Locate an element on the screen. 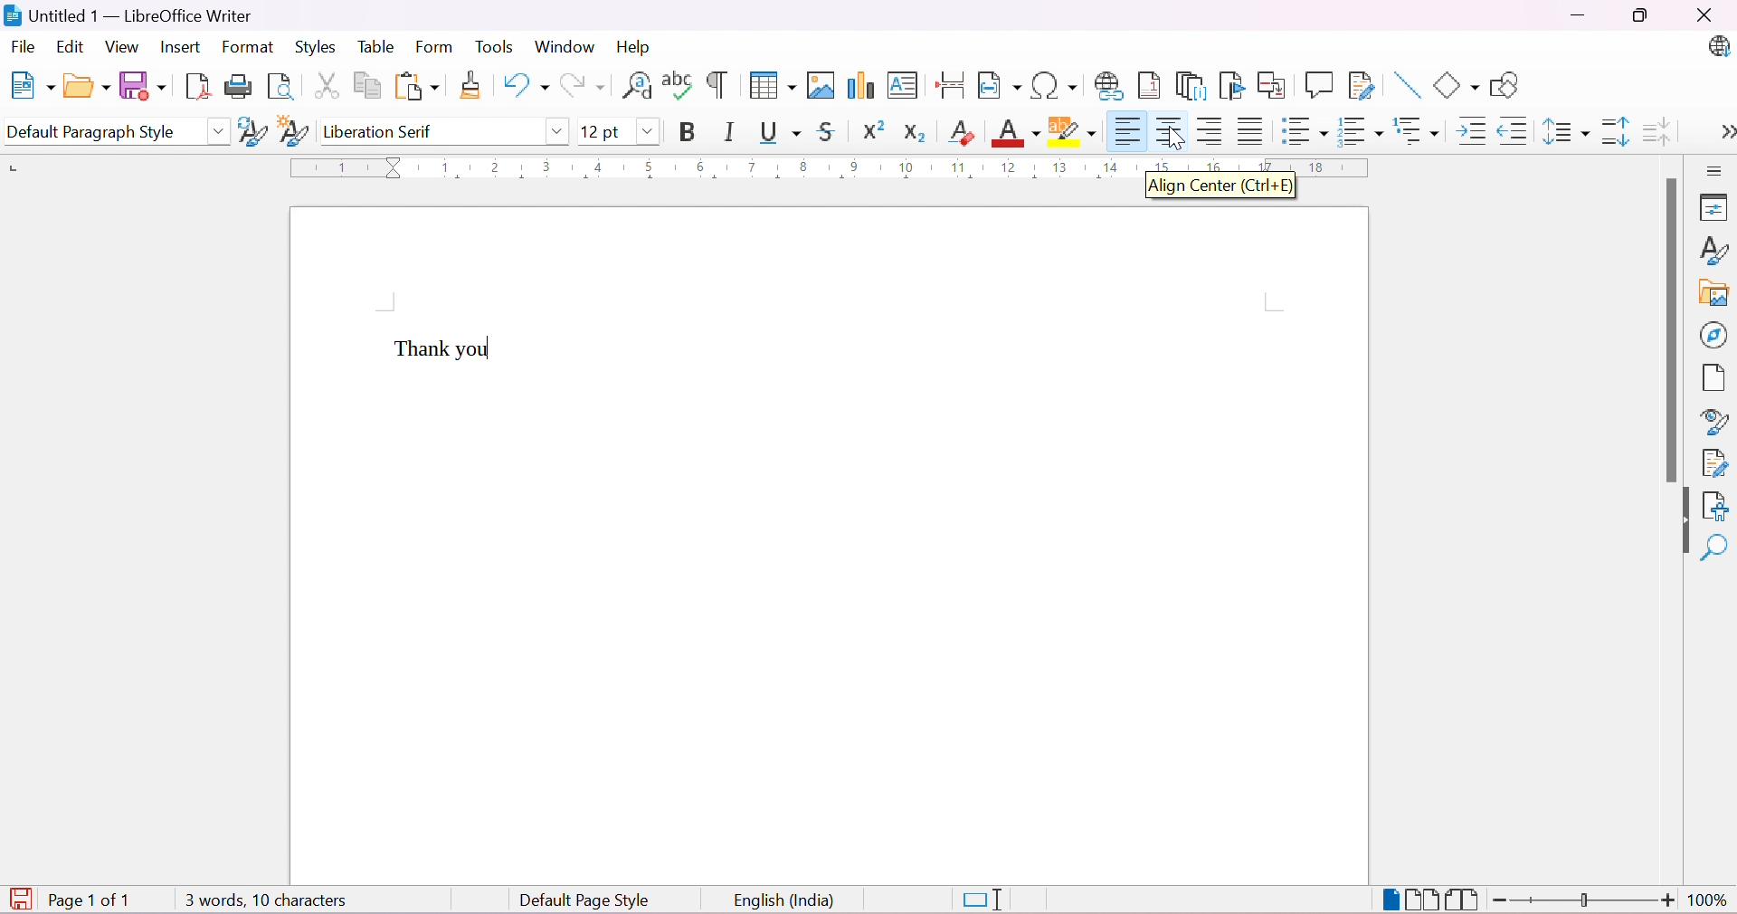 Image resolution: width=1737 pixels, height=914 pixels. Zoom In is located at coordinates (1668, 901).